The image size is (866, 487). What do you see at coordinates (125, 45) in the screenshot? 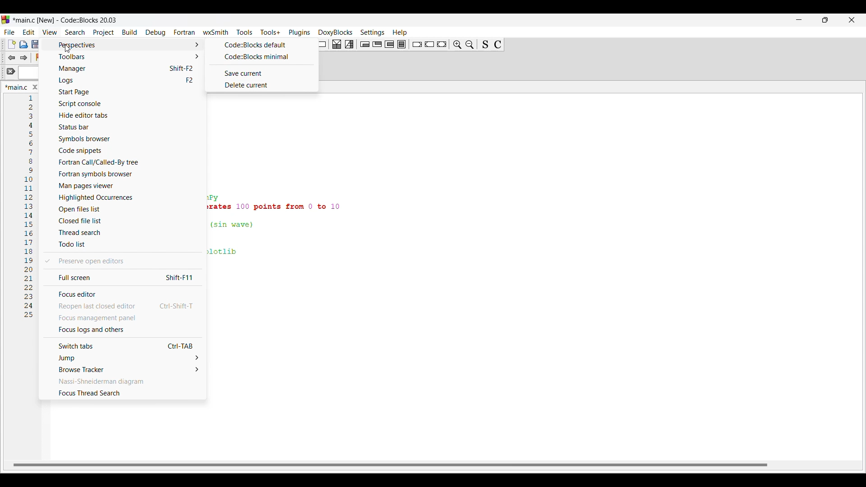
I see `Persoective options` at bounding box center [125, 45].